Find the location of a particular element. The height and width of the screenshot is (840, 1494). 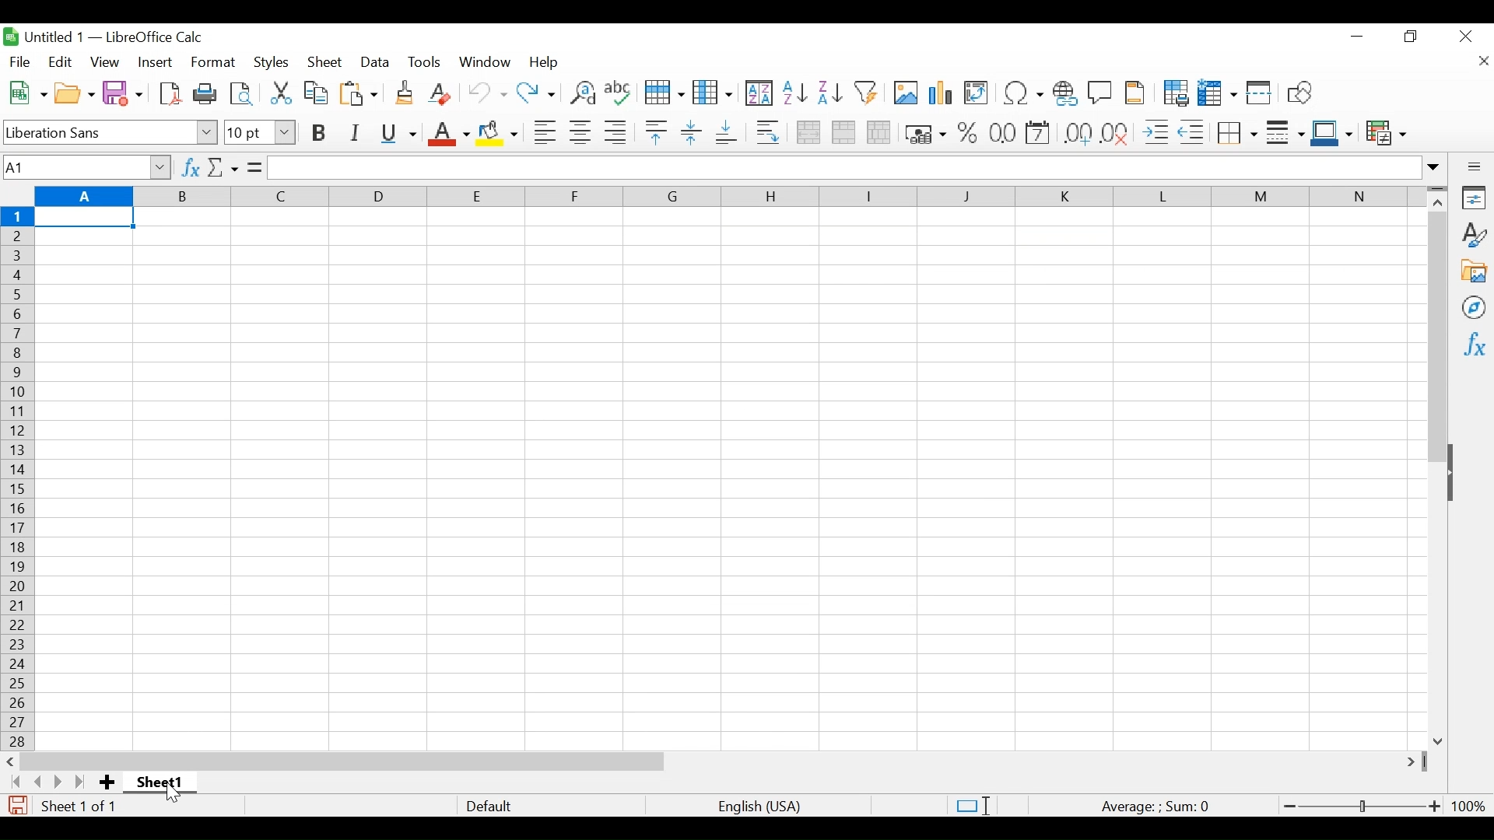

Delete Decimal is located at coordinates (1117, 133).